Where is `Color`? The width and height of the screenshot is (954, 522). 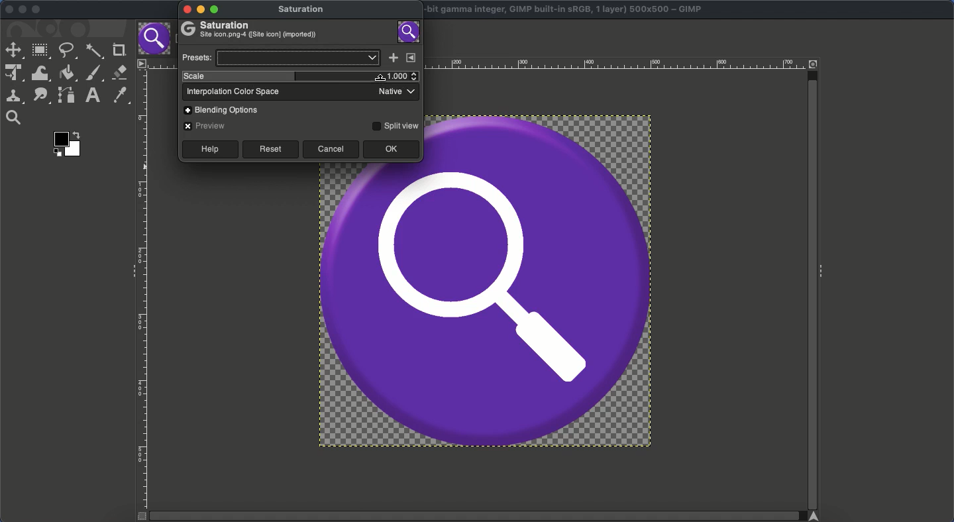 Color is located at coordinates (68, 143).